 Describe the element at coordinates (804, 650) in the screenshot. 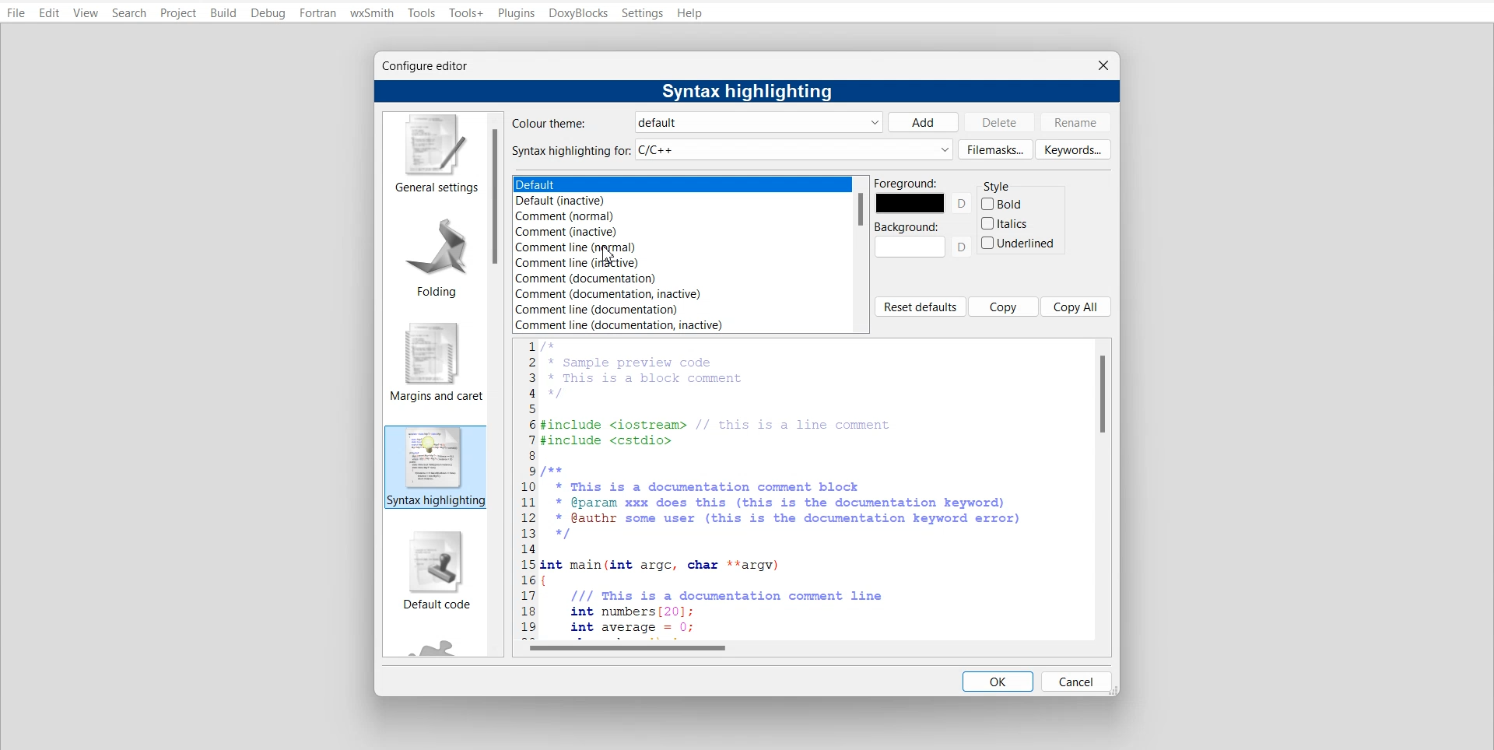

I see `Horizontal scroll bar` at that location.